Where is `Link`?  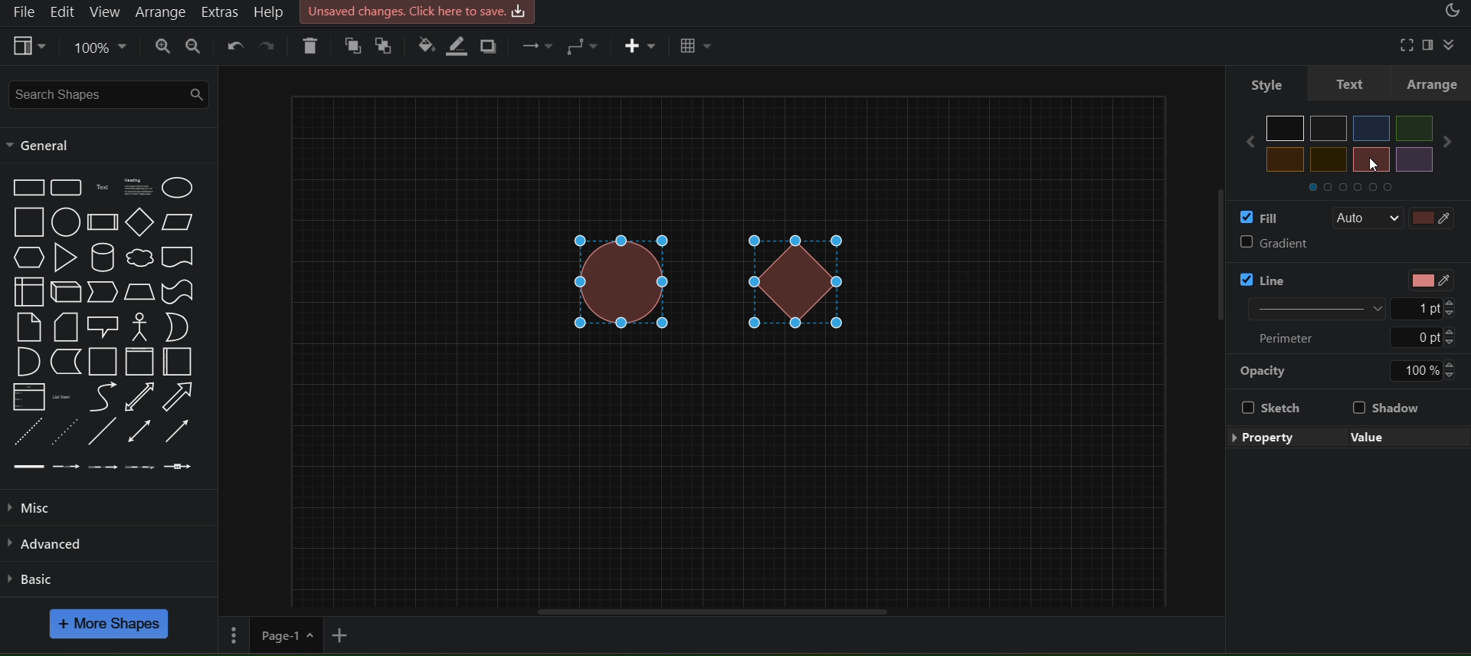 Link is located at coordinates (29, 467).